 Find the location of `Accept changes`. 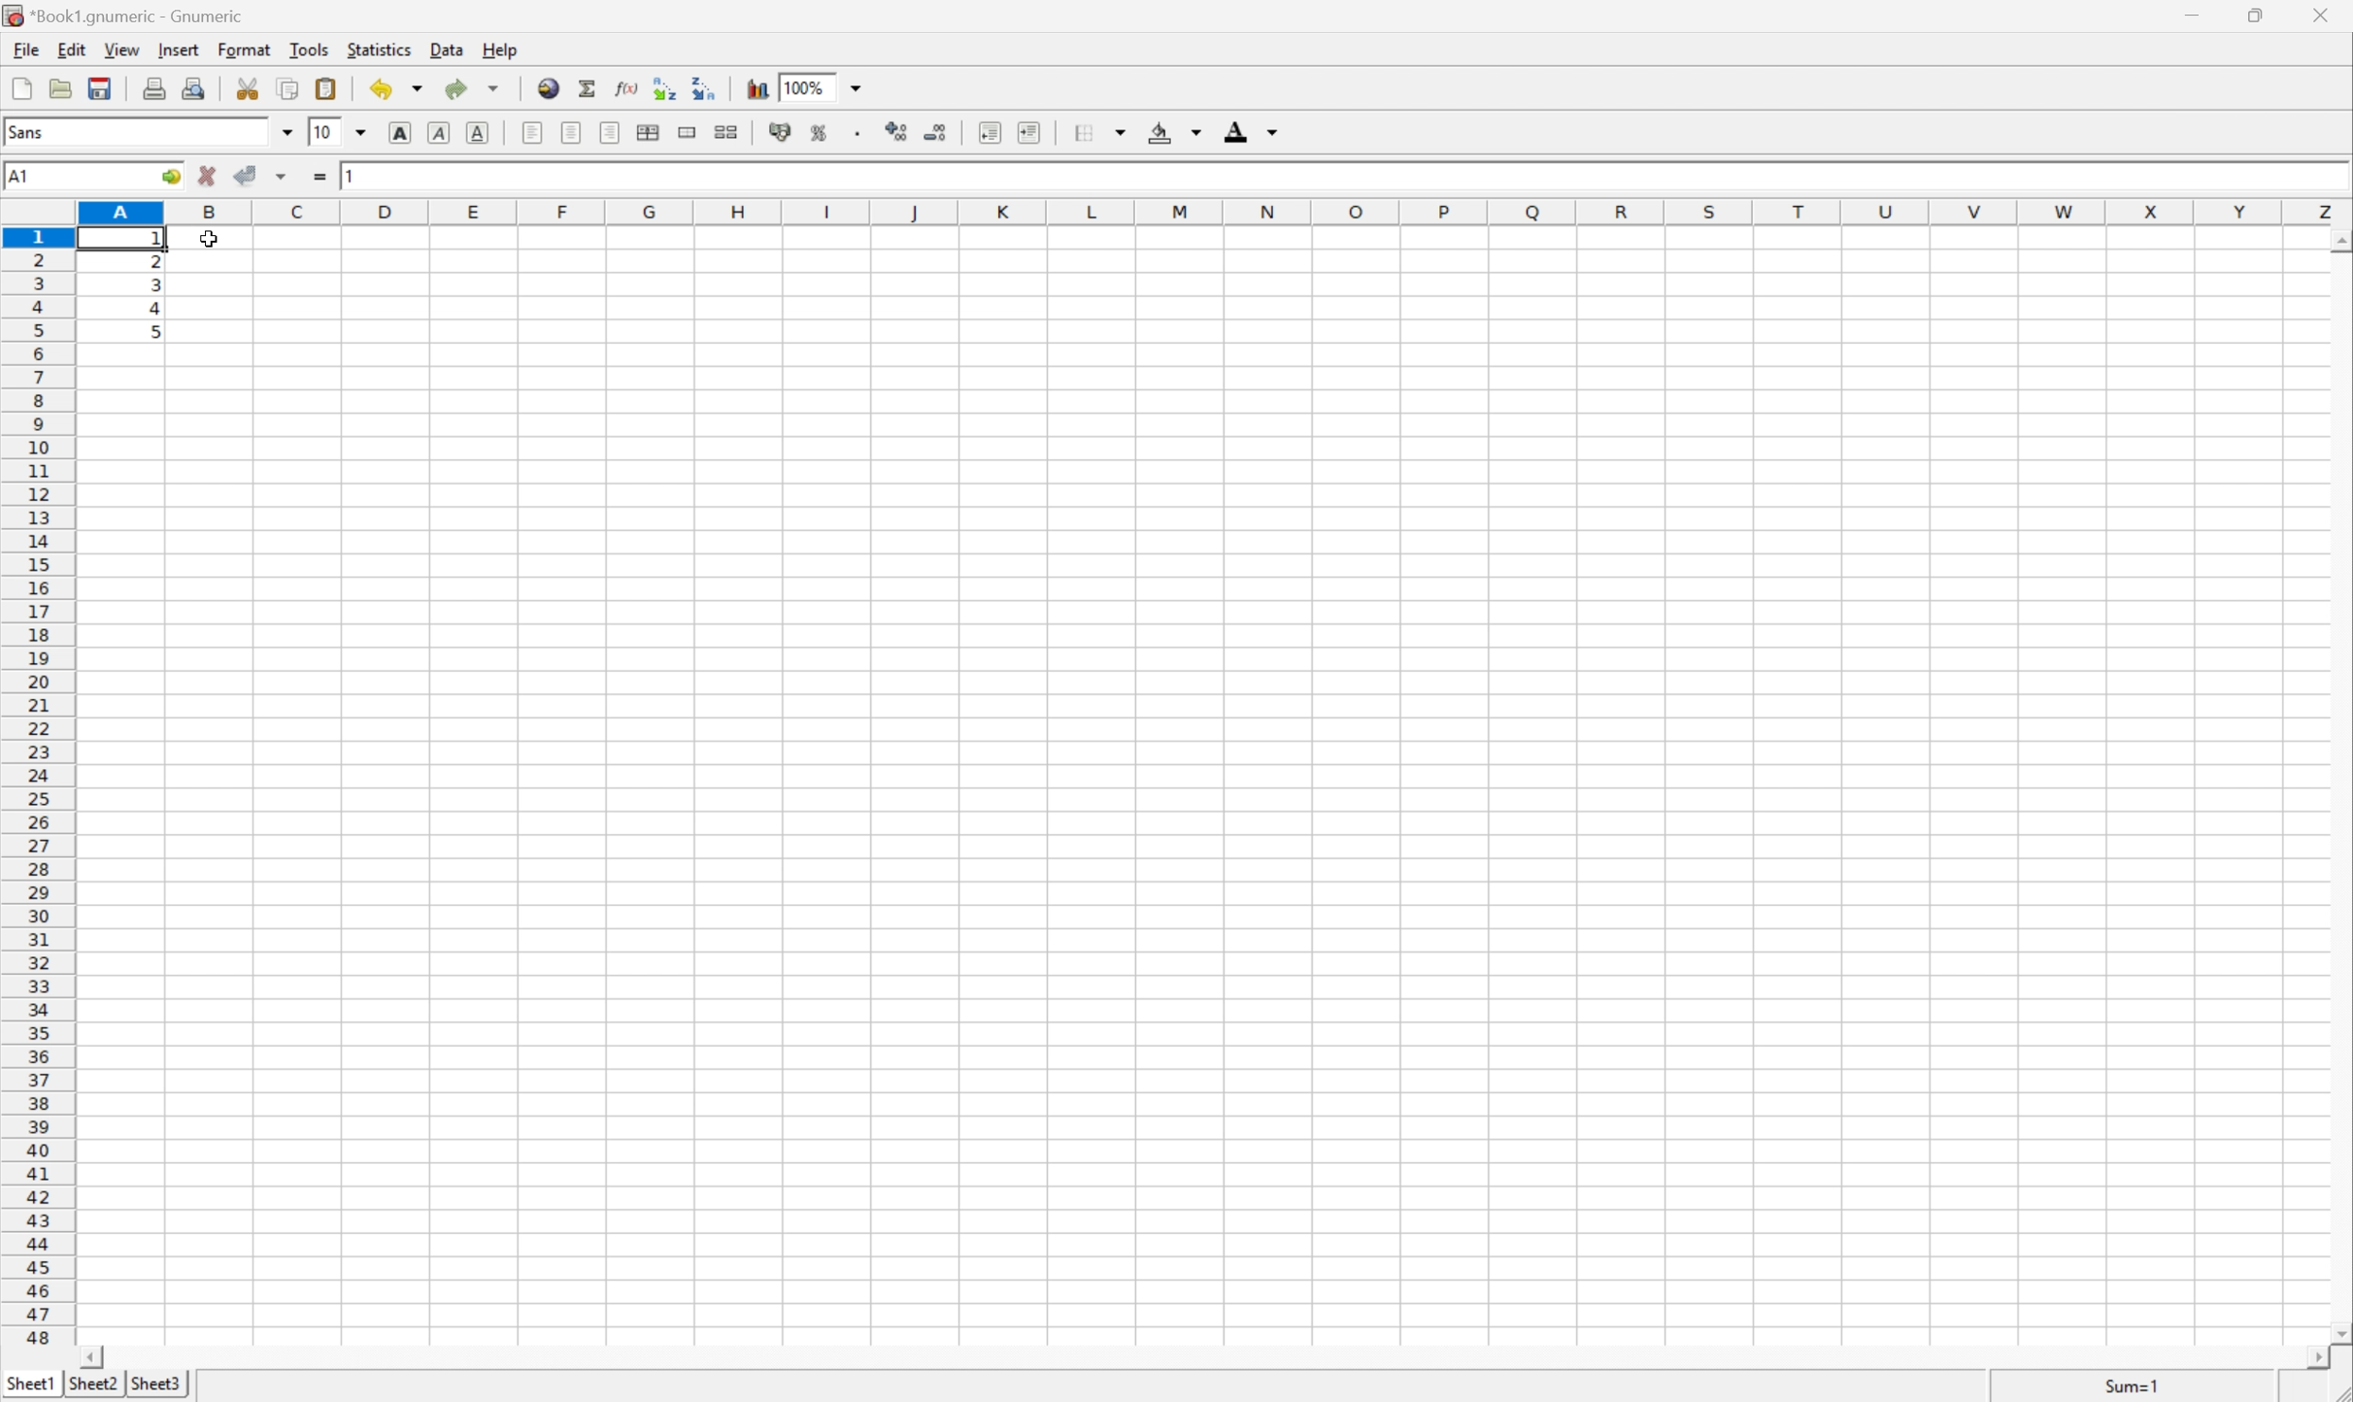

Accept changes is located at coordinates (245, 178).